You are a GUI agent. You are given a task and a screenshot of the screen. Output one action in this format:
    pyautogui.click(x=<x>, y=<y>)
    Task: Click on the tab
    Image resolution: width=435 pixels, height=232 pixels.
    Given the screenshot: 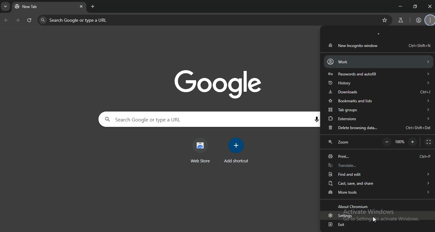 What is the action you would take?
    pyautogui.click(x=36, y=7)
    